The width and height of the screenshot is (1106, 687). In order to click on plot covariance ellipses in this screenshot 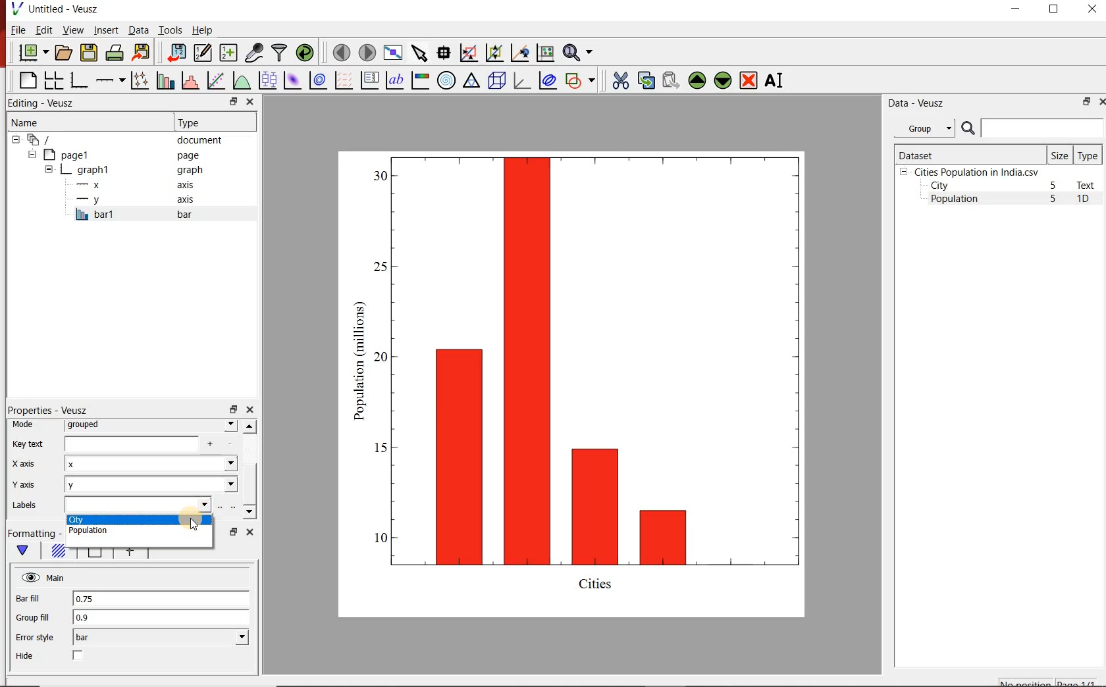, I will do `click(548, 81)`.